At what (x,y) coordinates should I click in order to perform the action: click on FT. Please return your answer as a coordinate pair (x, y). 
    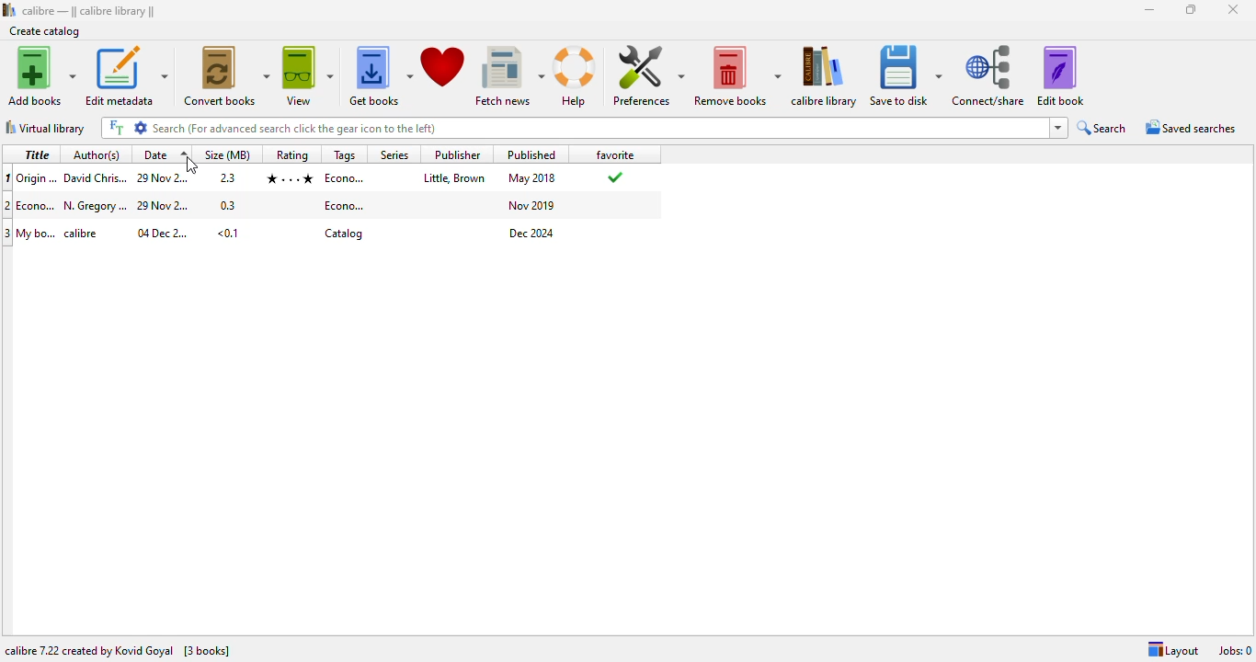
    Looking at the image, I should click on (116, 128).